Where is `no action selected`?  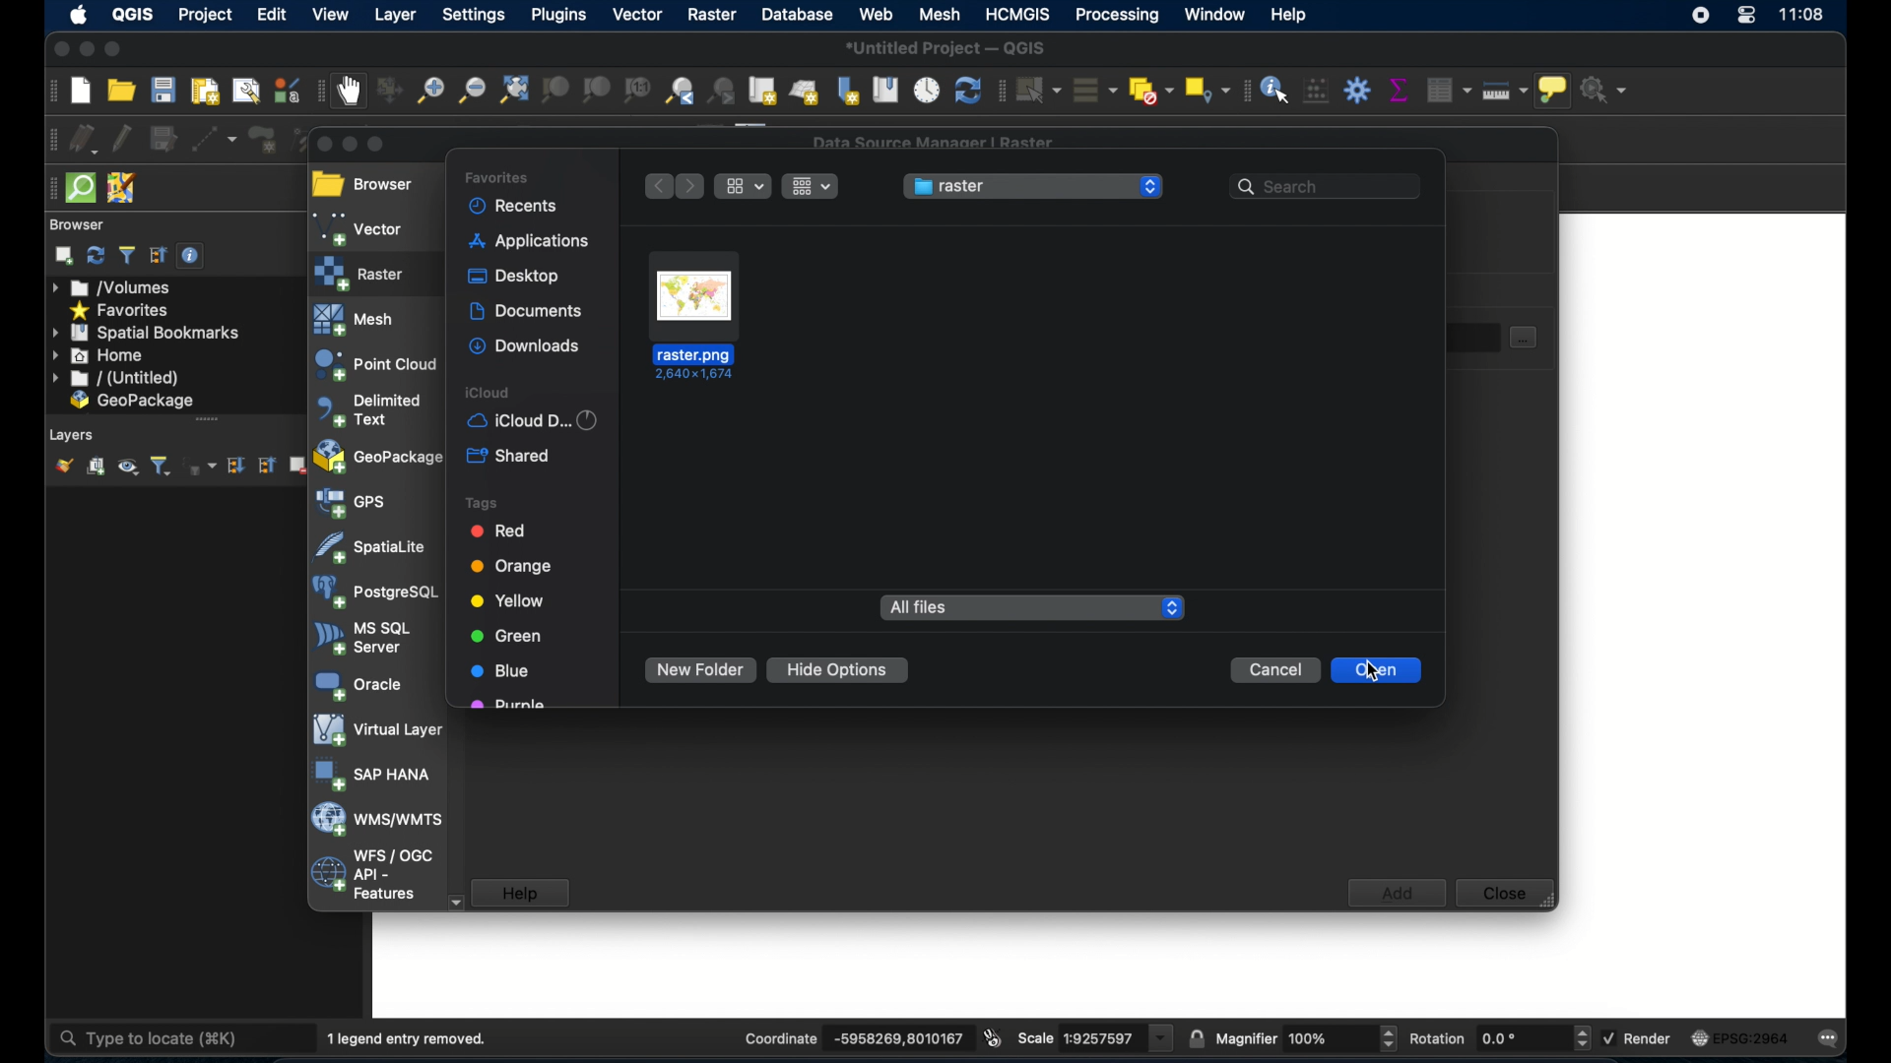
no action selected is located at coordinates (1606, 90).